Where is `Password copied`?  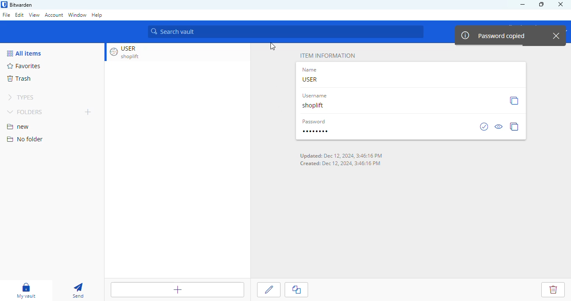
Password copied is located at coordinates (494, 36).